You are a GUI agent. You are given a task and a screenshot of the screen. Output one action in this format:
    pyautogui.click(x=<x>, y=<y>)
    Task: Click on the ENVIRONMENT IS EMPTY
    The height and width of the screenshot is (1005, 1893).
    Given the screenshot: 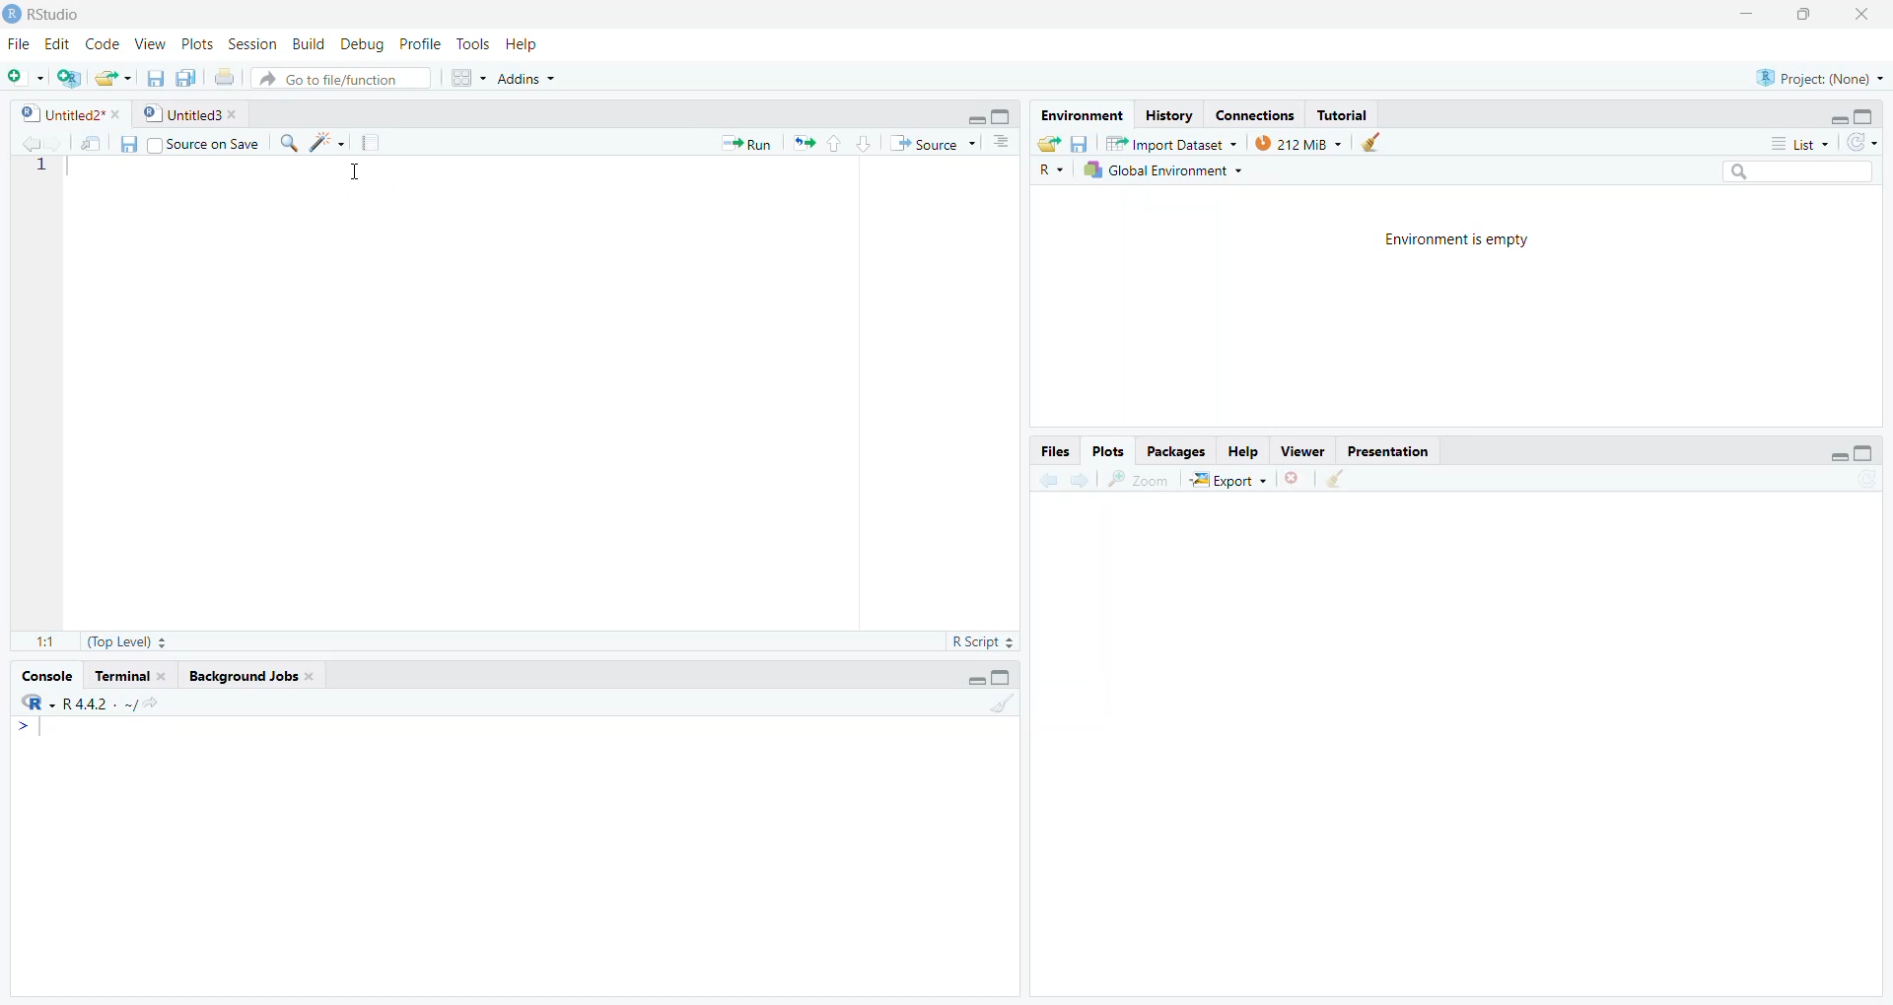 What is the action you would take?
    pyautogui.click(x=1488, y=248)
    